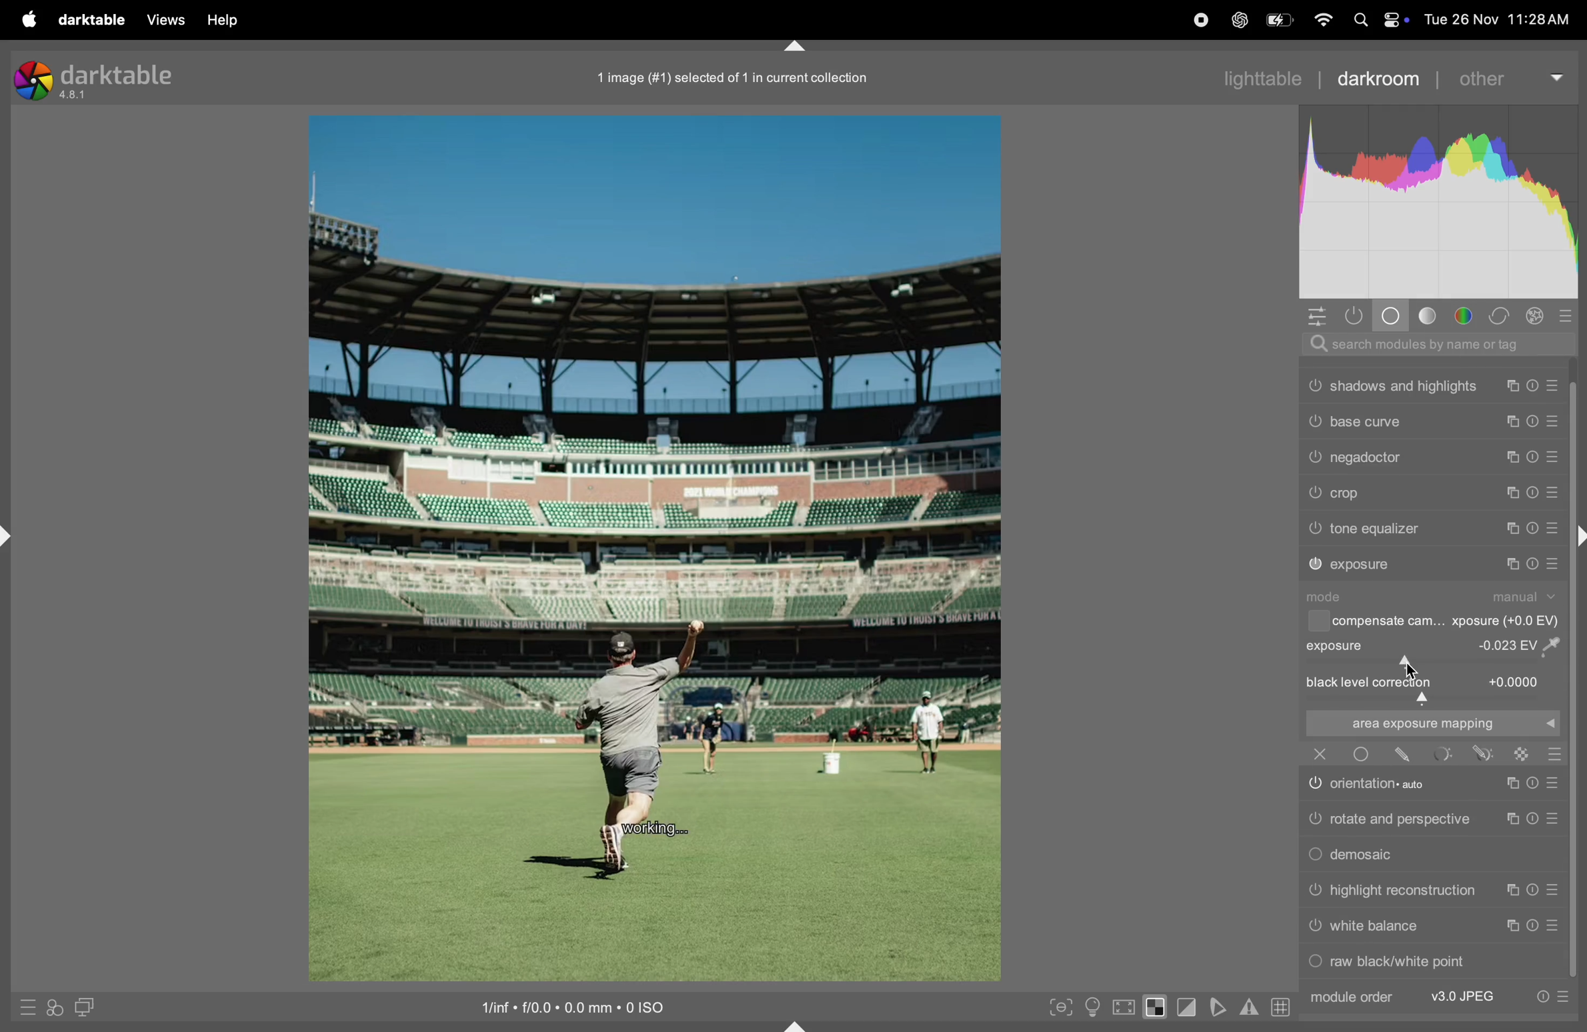 The height and width of the screenshot is (1032, 1587). I want to click on Presets , so click(1554, 494).